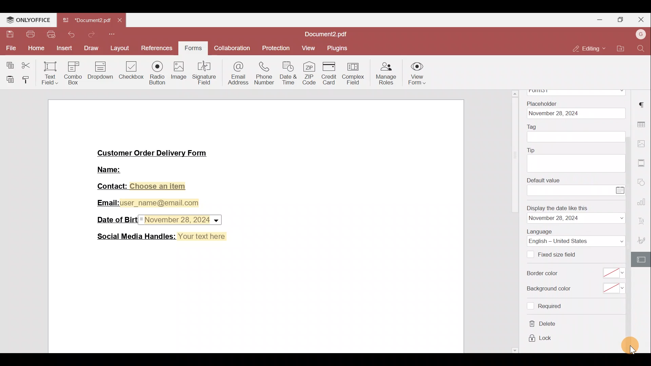 Image resolution: width=651 pixels, height=366 pixels. Describe the element at coordinates (641, 20) in the screenshot. I see `Close` at that location.